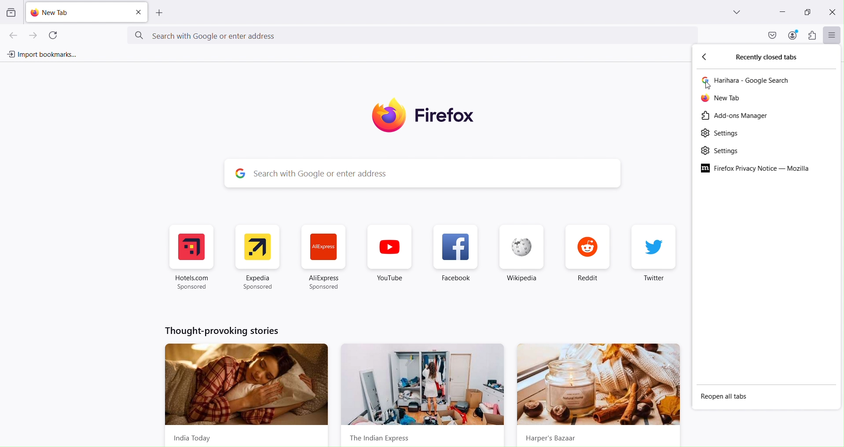 The width and height of the screenshot is (844, 447). Describe the element at coordinates (40, 55) in the screenshot. I see `Import bookmarks` at that location.